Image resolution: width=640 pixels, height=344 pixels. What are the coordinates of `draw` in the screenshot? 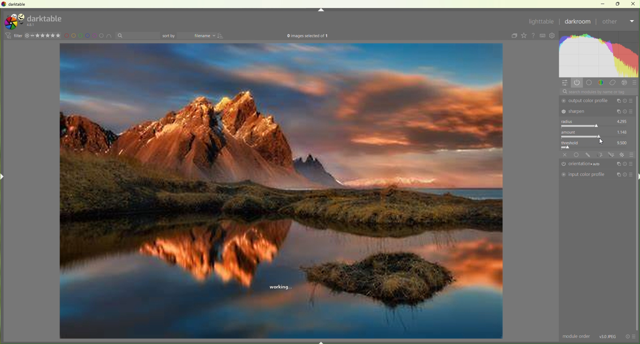 It's located at (589, 155).